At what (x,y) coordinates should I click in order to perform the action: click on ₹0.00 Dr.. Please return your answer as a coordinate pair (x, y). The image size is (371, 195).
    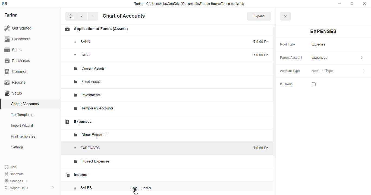
    Looking at the image, I should click on (261, 42).